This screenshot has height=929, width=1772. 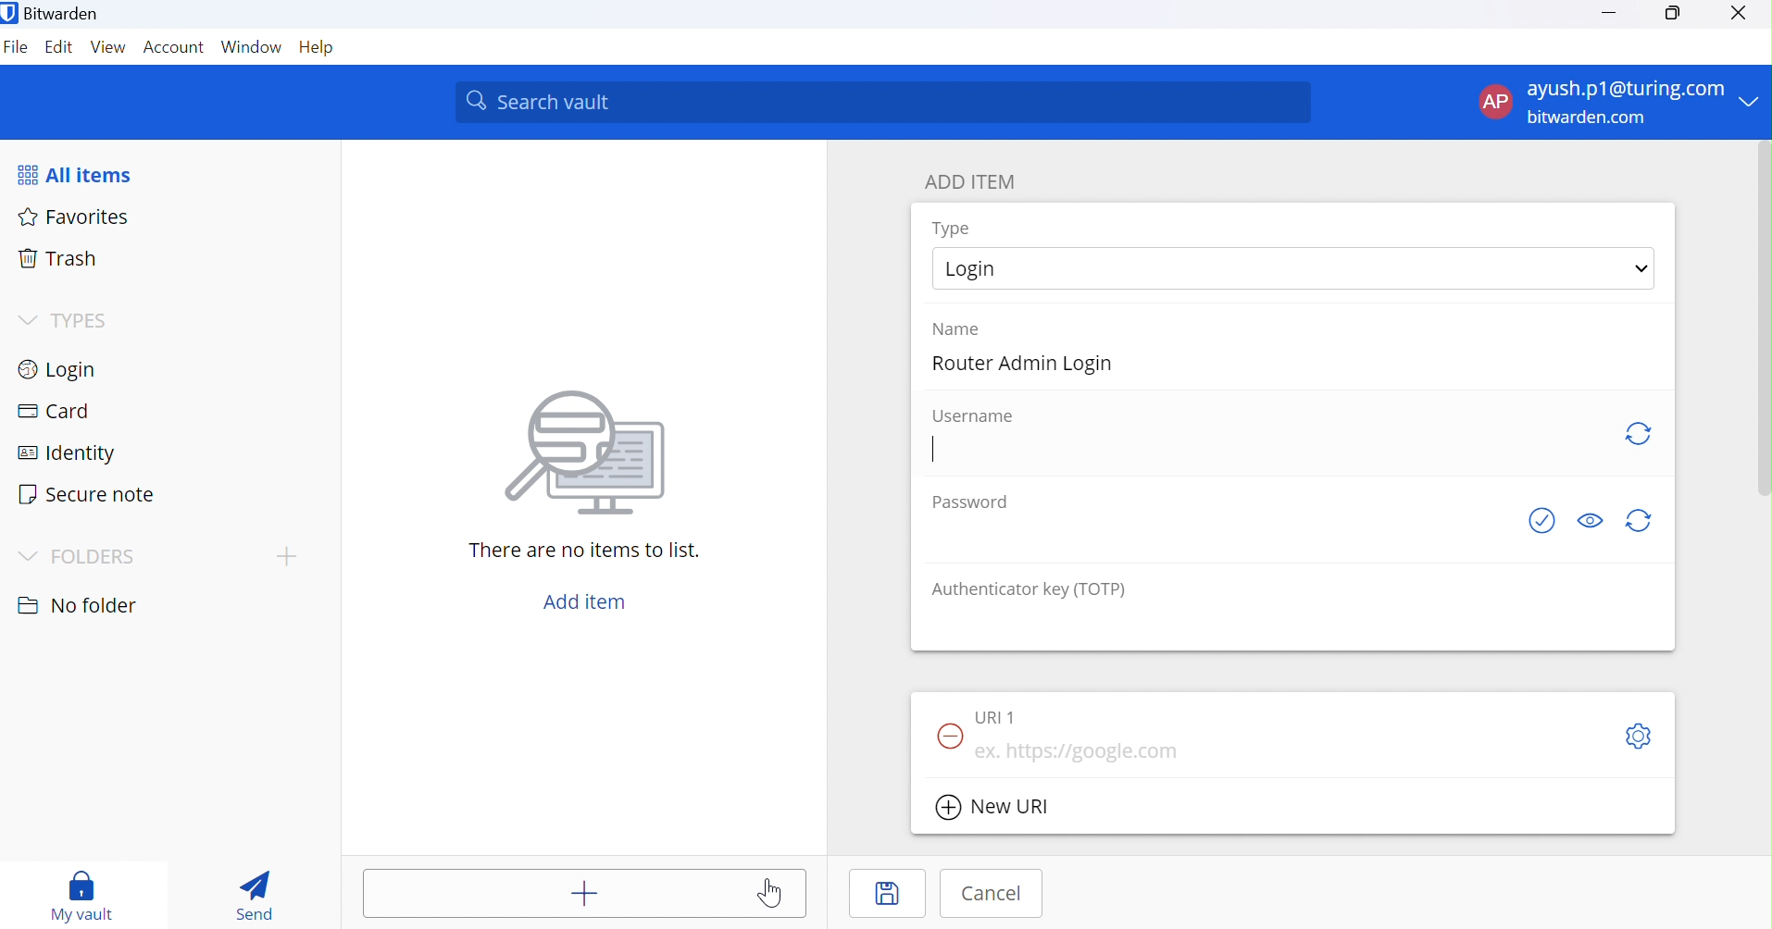 What do you see at coordinates (1642, 523) in the screenshot?
I see `Regenerate password` at bounding box center [1642, 523].